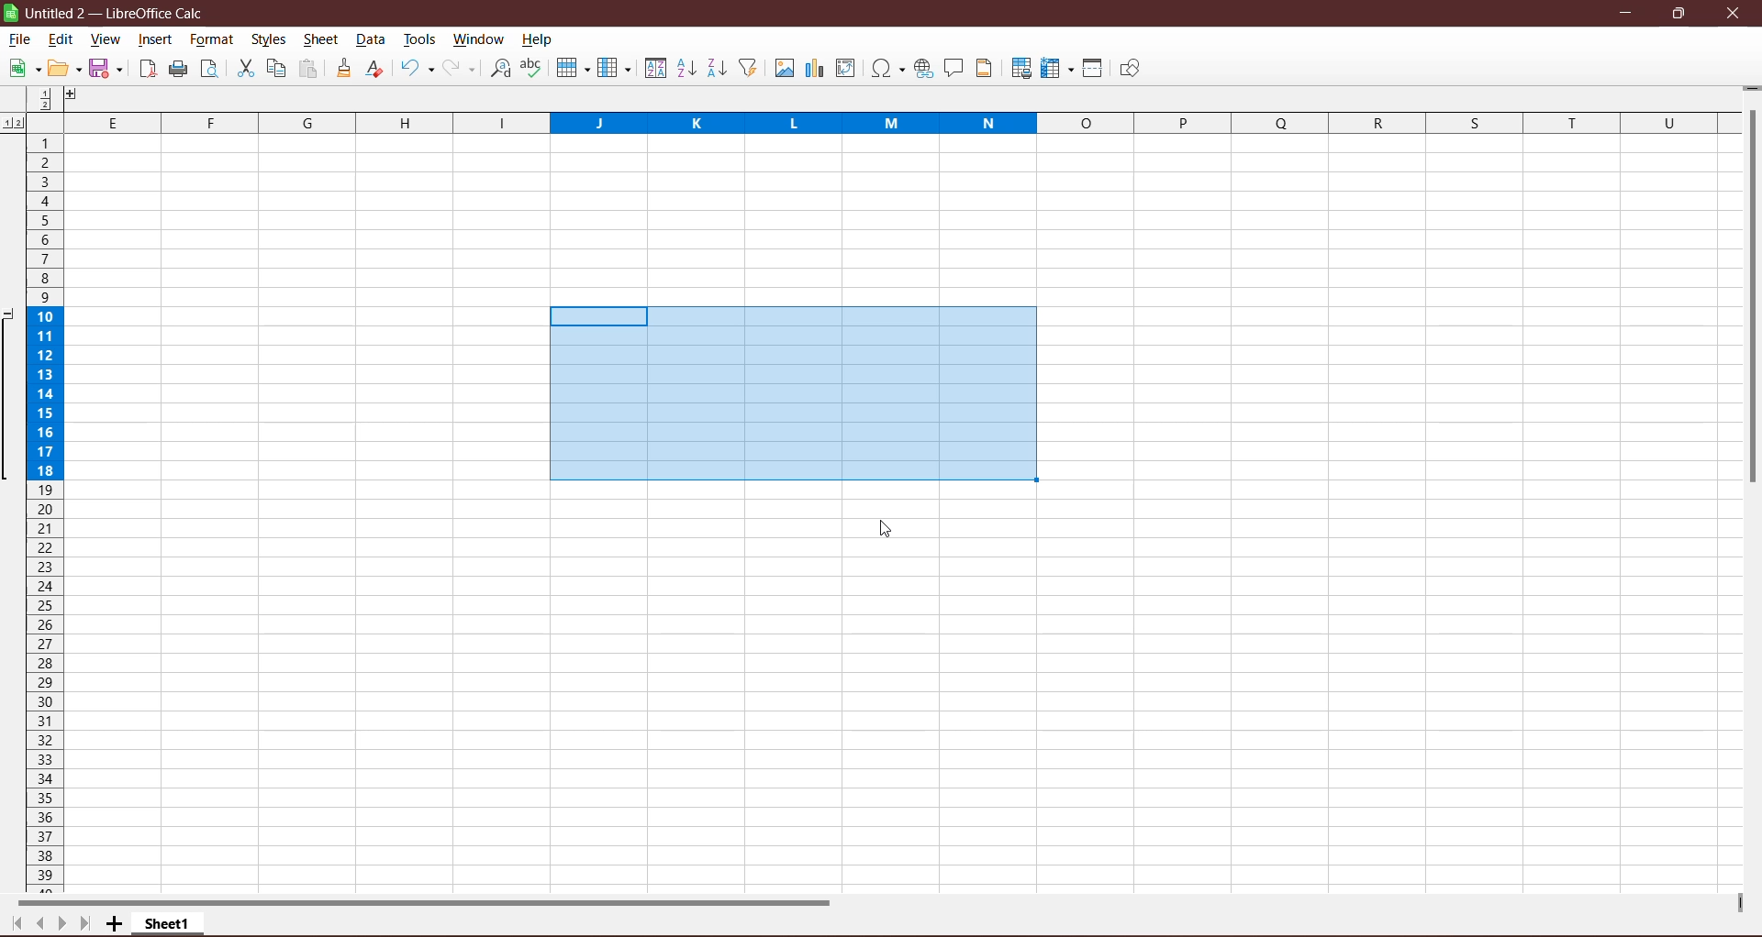 This screenshot has width=1762, height=937. What do you see at coordinates (1058, 69) in the screenshot?
I see `Freeze Rows and Columns` at bounding box center [1058, 69].